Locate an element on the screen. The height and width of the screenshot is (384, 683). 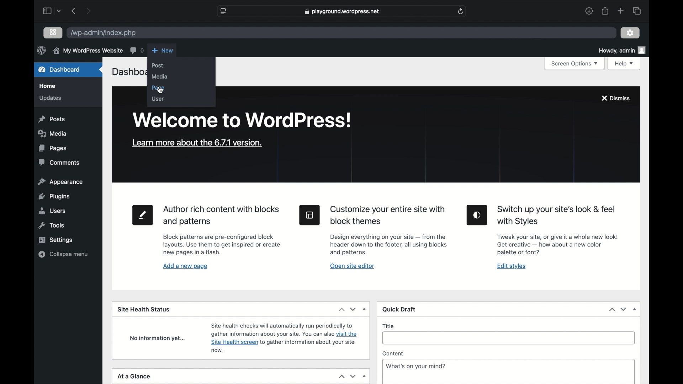
collapse menu is located at coordinates (63, 254).